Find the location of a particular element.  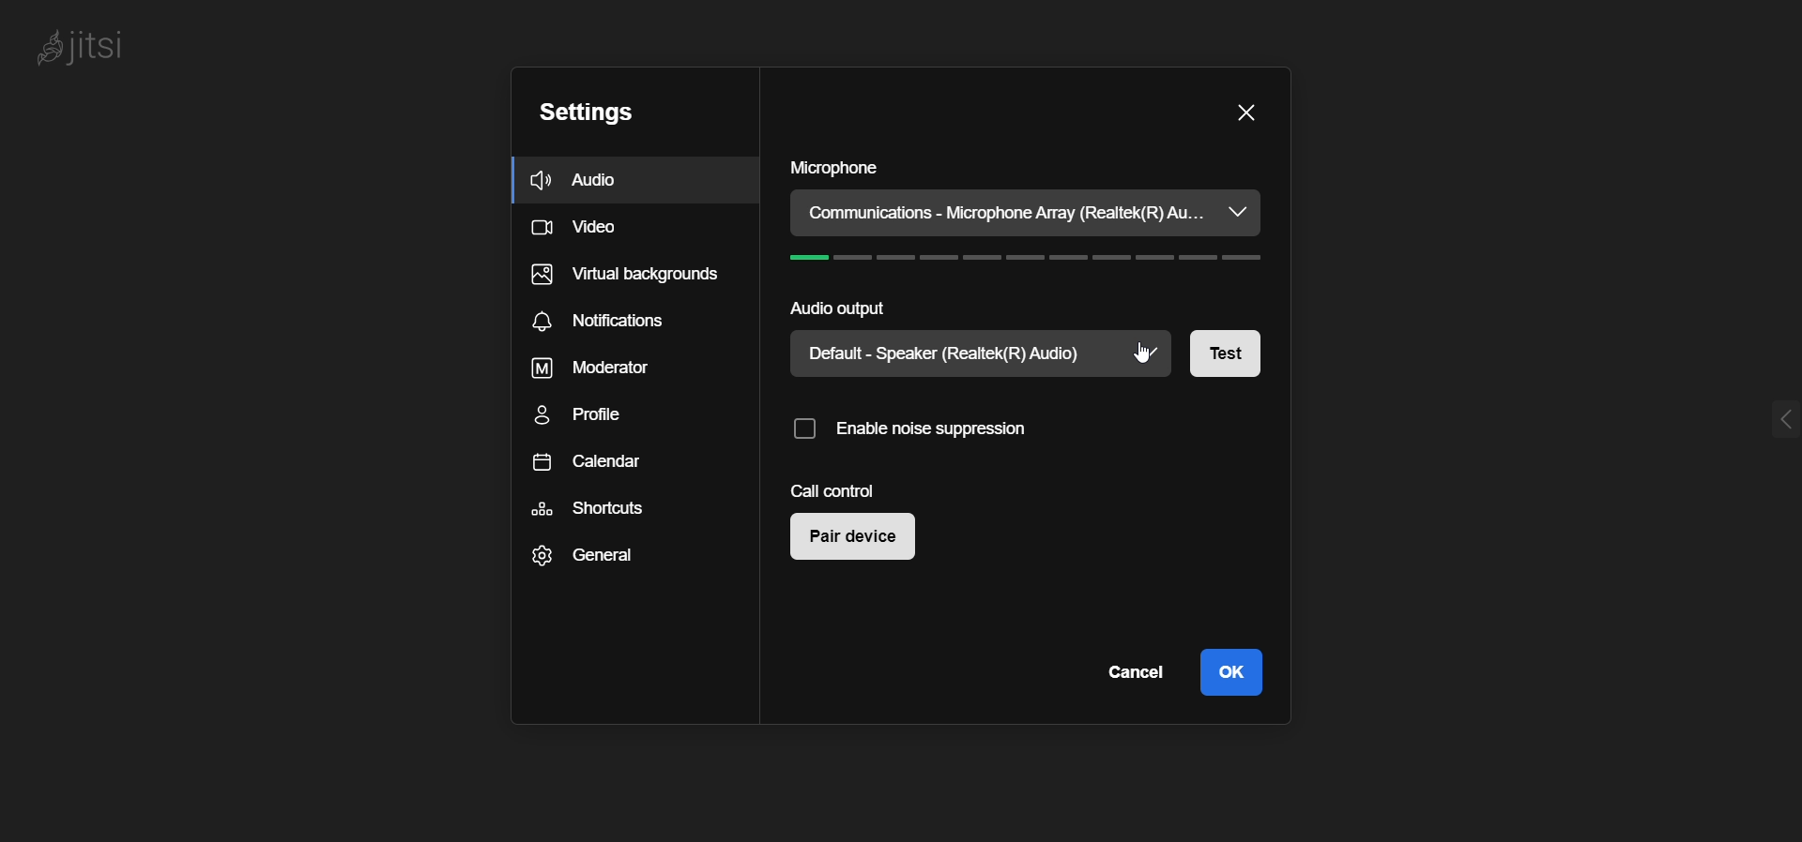

shortcuts is located at coordinates (588, 509).